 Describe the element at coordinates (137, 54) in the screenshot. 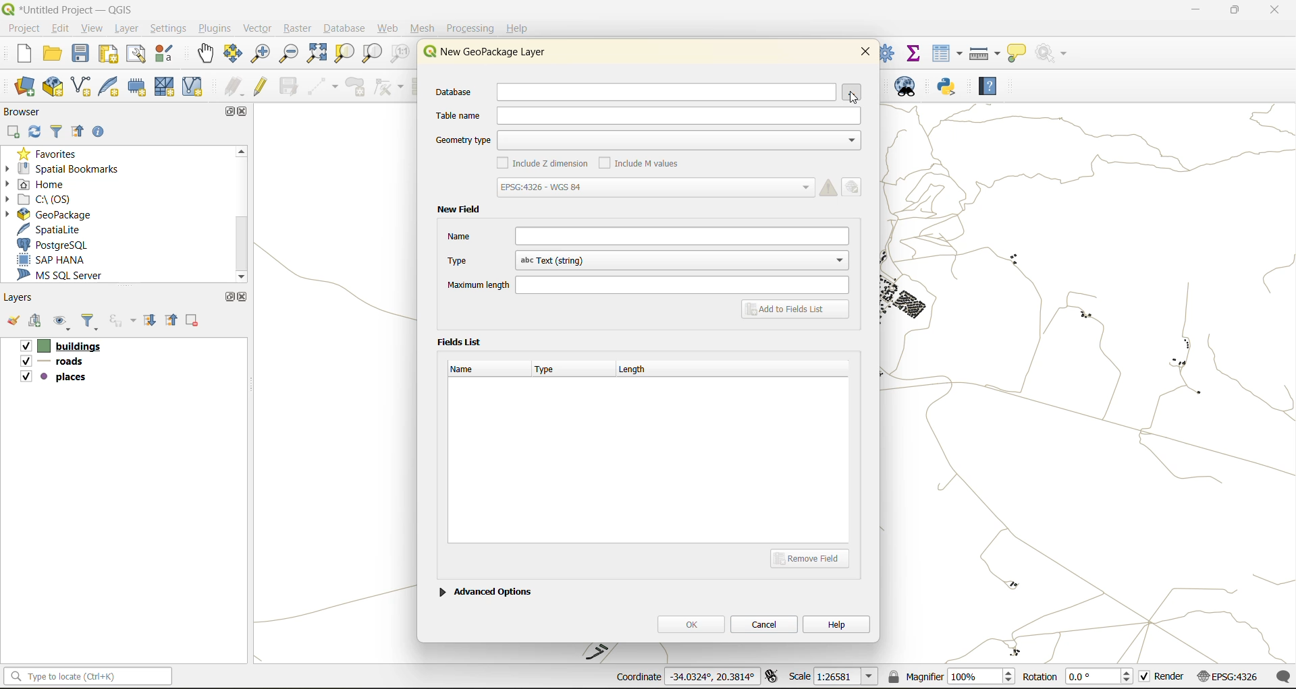

I see `show layout` at that location.